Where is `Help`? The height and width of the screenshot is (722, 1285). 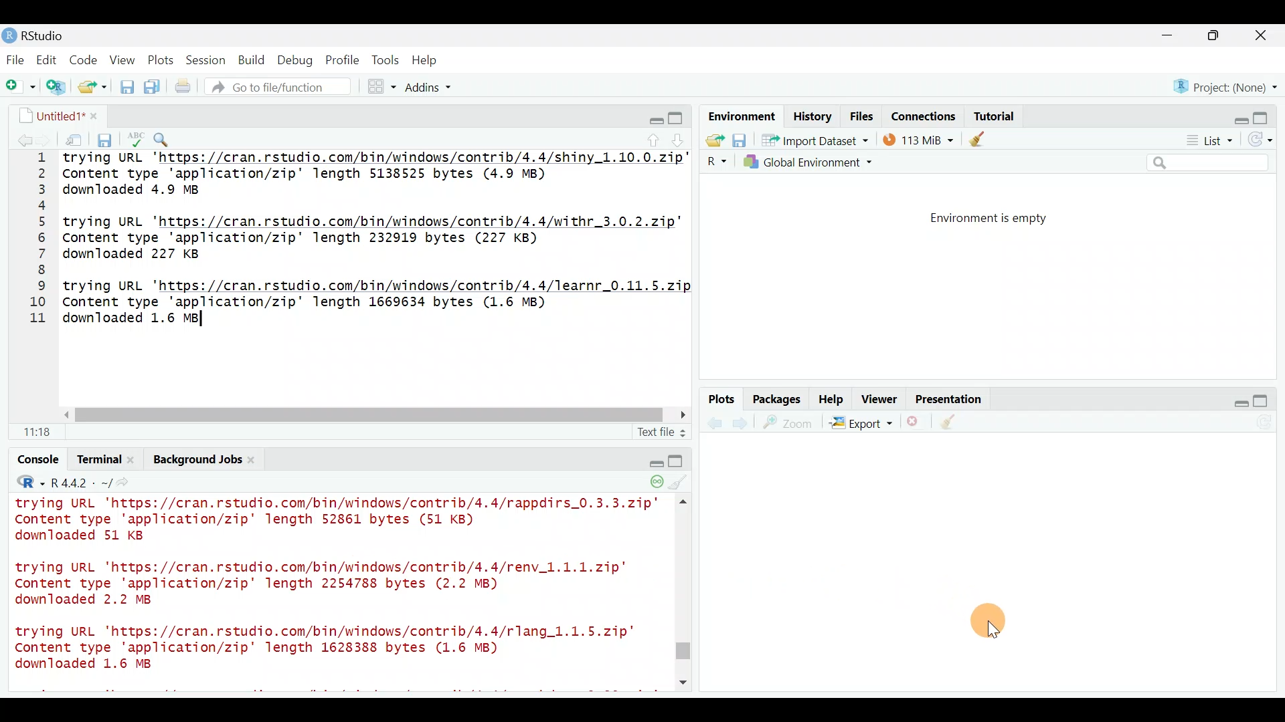 Help is located at coordinates (426, 60).